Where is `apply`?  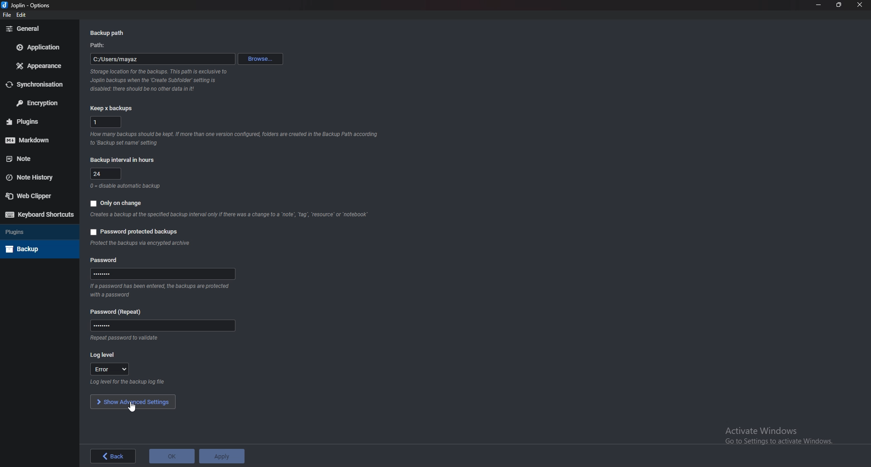 apply is located at coordinates (221, 456).